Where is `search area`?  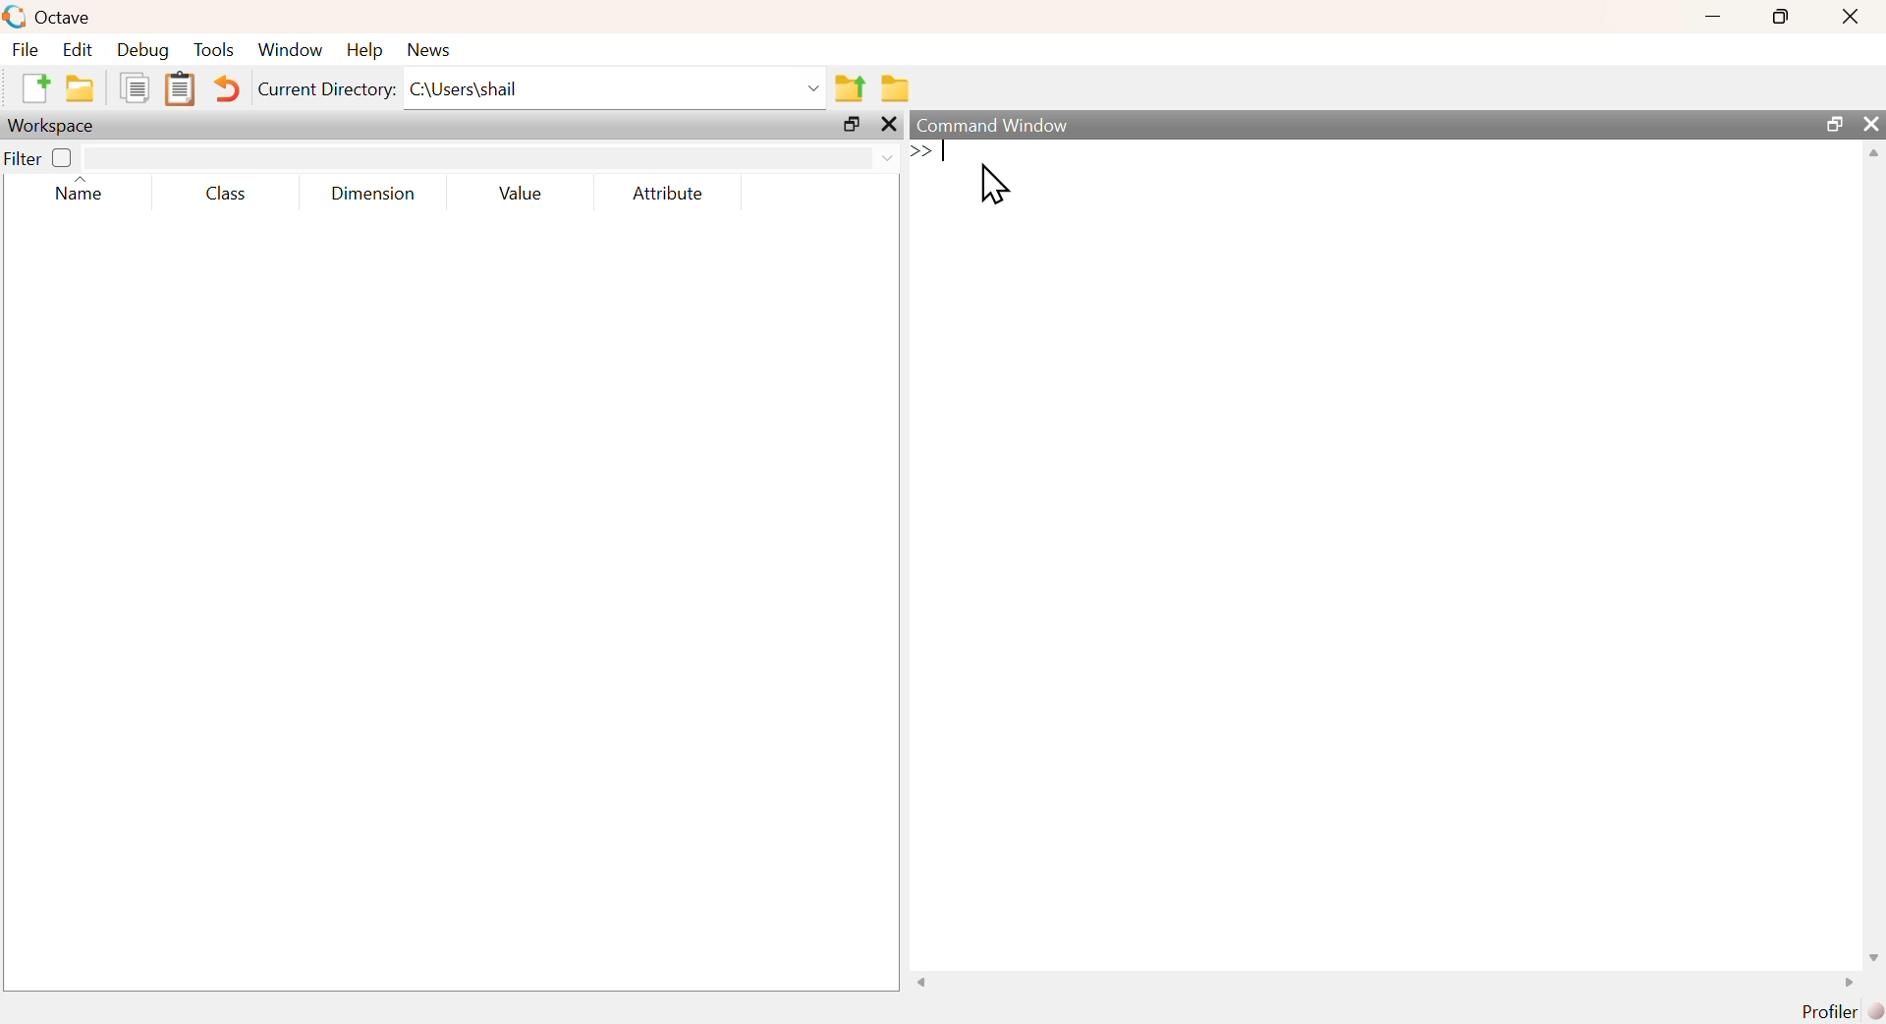 search area is located at coordinates (492, 157).